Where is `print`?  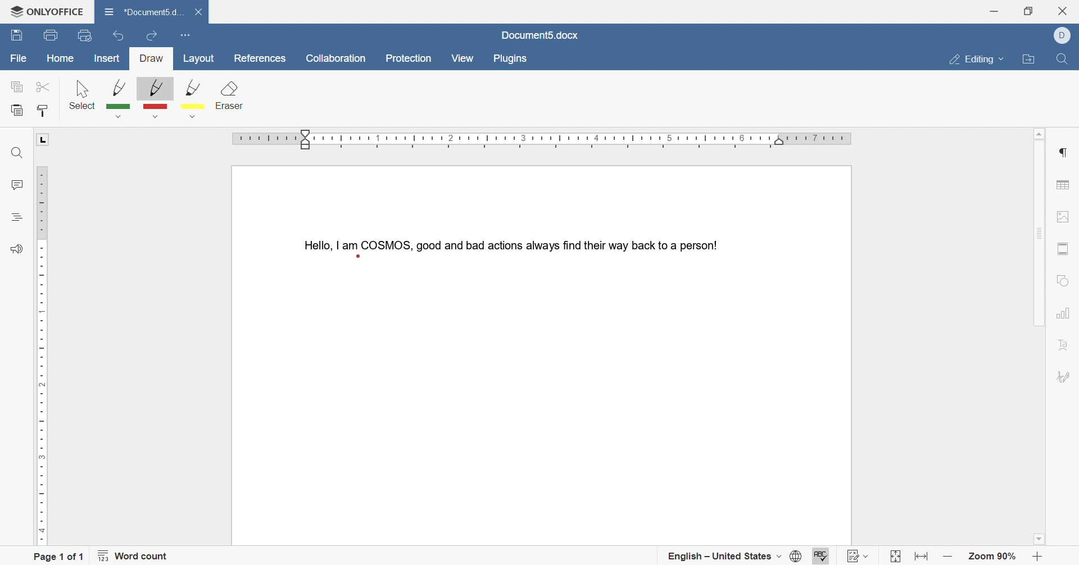
print is located at coordinates (49, 36).